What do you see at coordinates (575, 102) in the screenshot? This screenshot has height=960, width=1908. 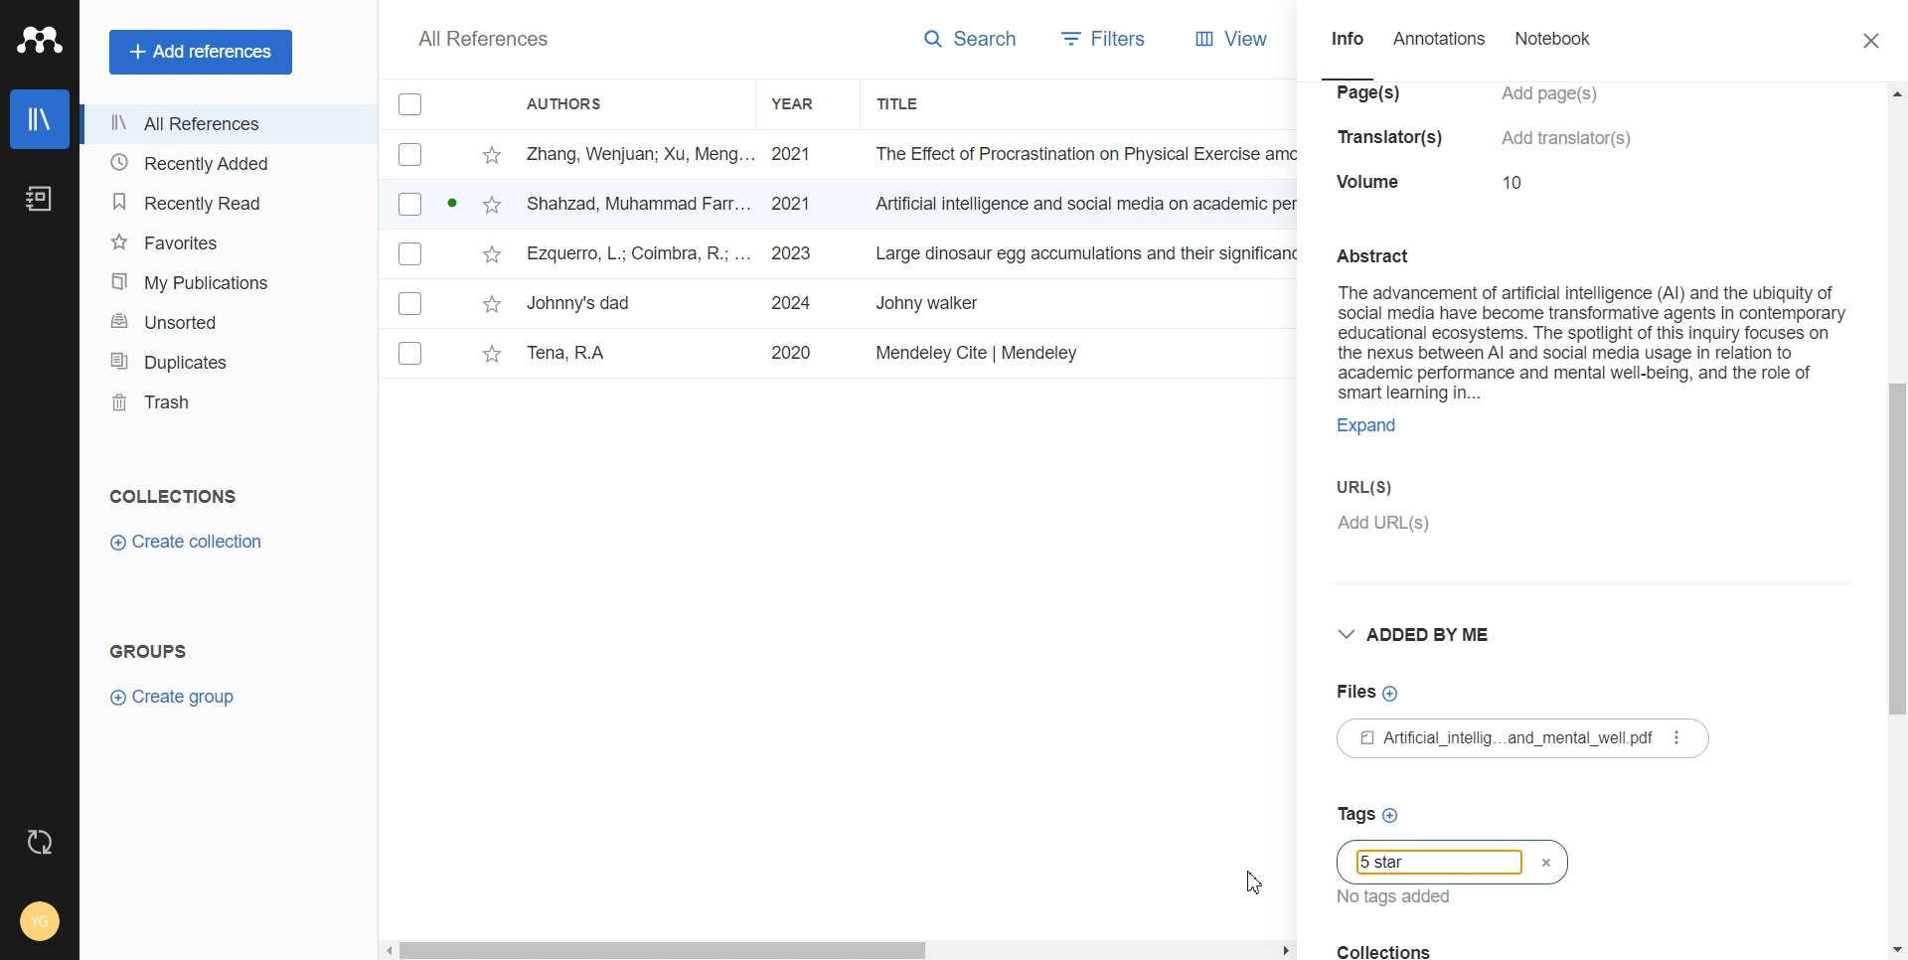 I see `Authors` at bounding box center [575, 102].